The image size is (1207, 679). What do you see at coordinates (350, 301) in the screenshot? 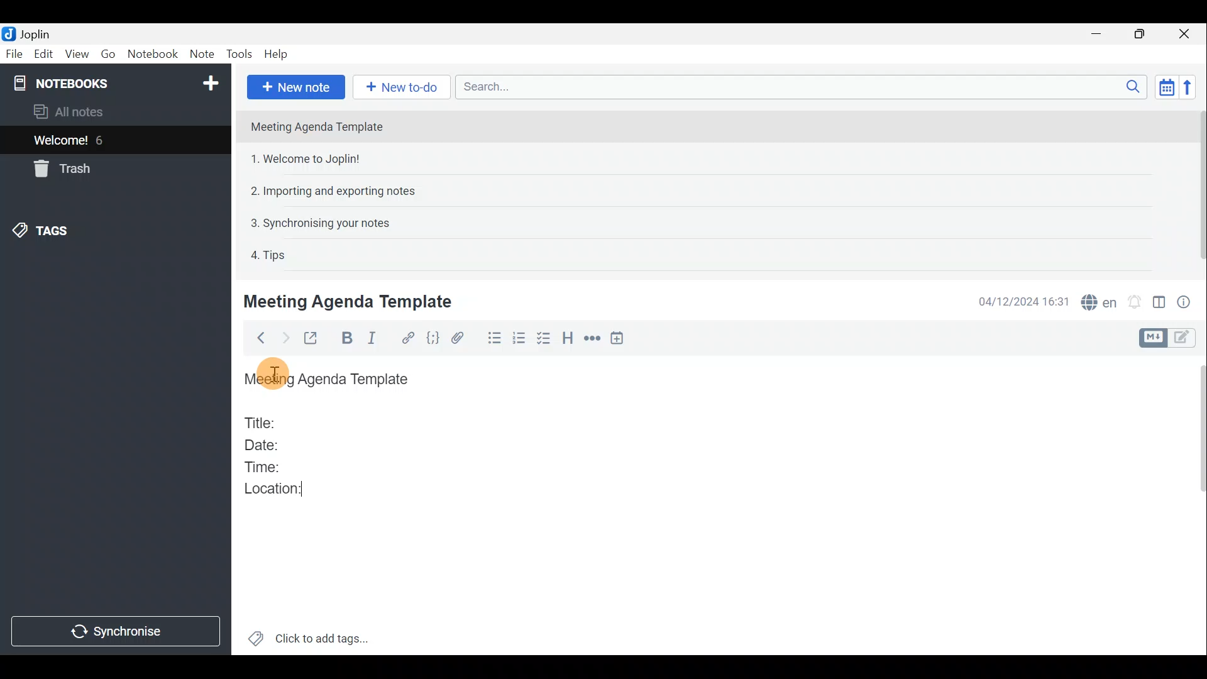
I see `Meeting Agenda Template` at bounding box center [350, 301].